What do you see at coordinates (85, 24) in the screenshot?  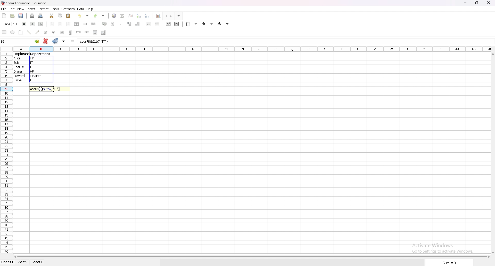 I see `merge cells` at bounding box center [85, 24].